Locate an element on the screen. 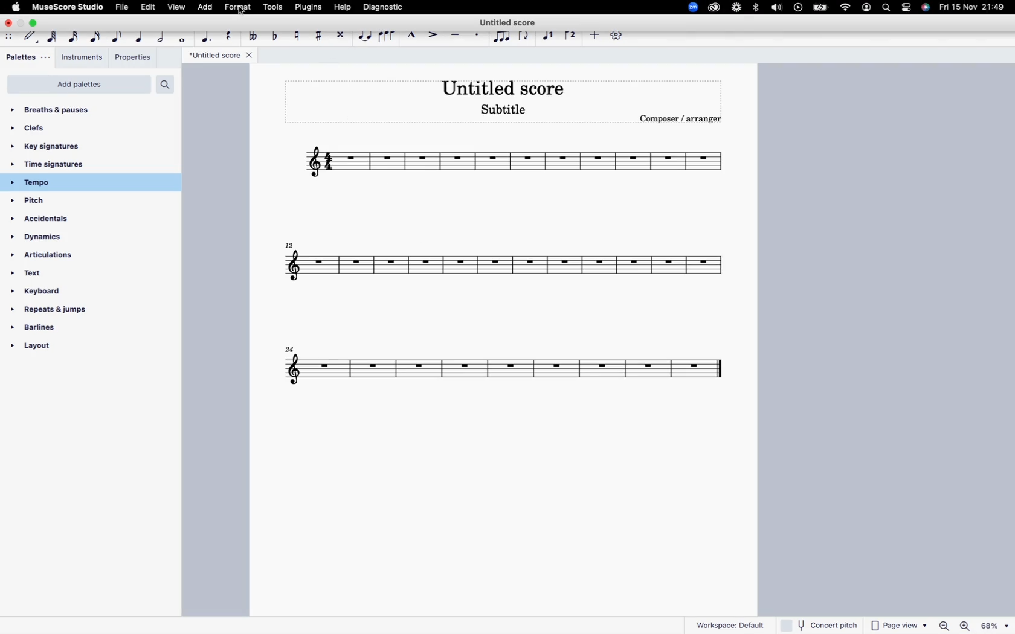  bluetooth is located at coordinates (757, 10).